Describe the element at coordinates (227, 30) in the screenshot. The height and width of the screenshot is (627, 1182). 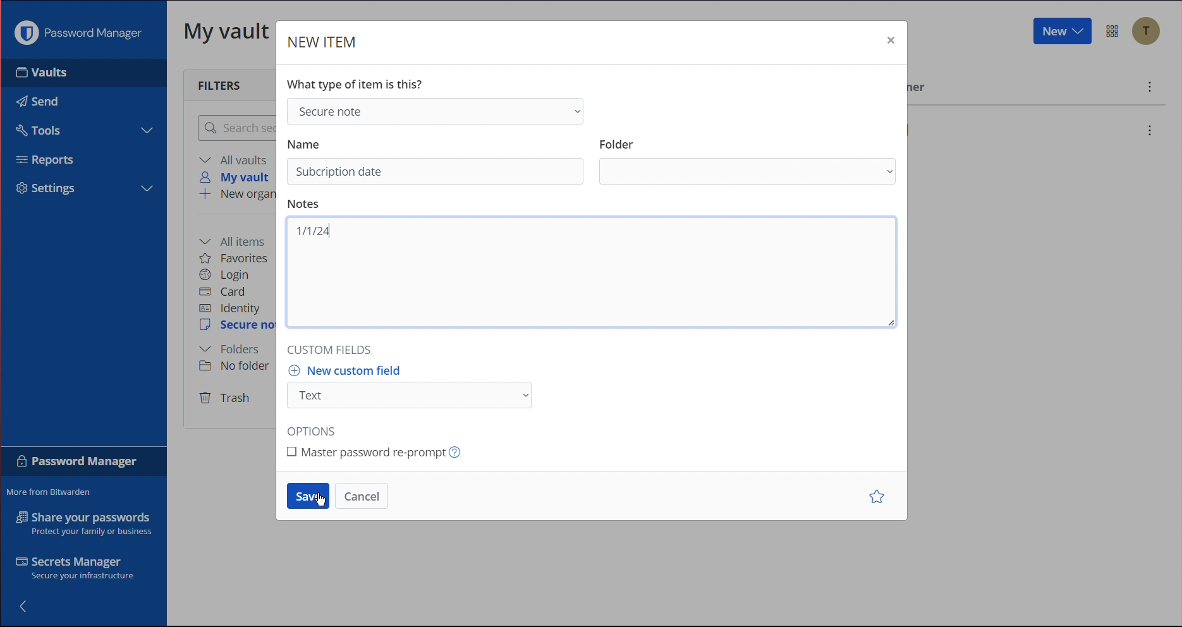
I see `My Vault` at that location.